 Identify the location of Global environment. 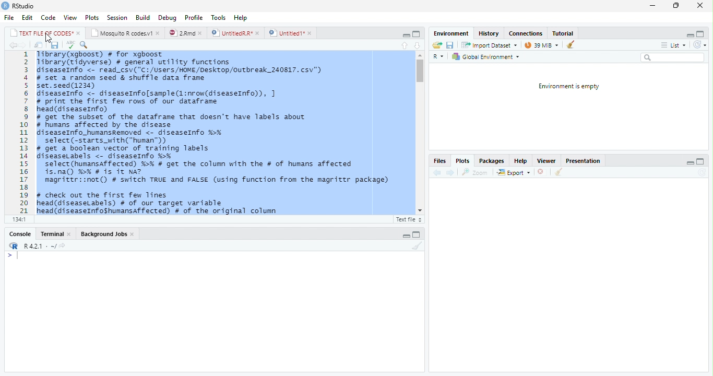
(485, 57).